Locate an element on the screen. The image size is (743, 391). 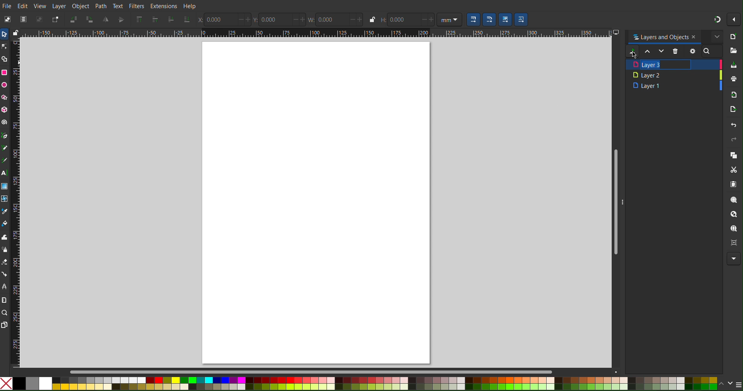
canvas is located at coordinates (319, 203).